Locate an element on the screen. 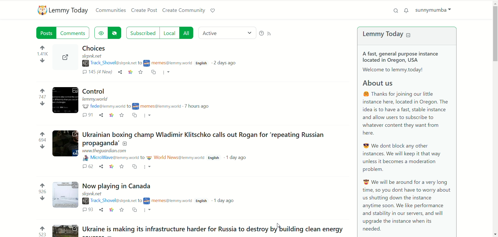 This screenshot has width=498, height=237. cross post is located at coordinates (135, 115).